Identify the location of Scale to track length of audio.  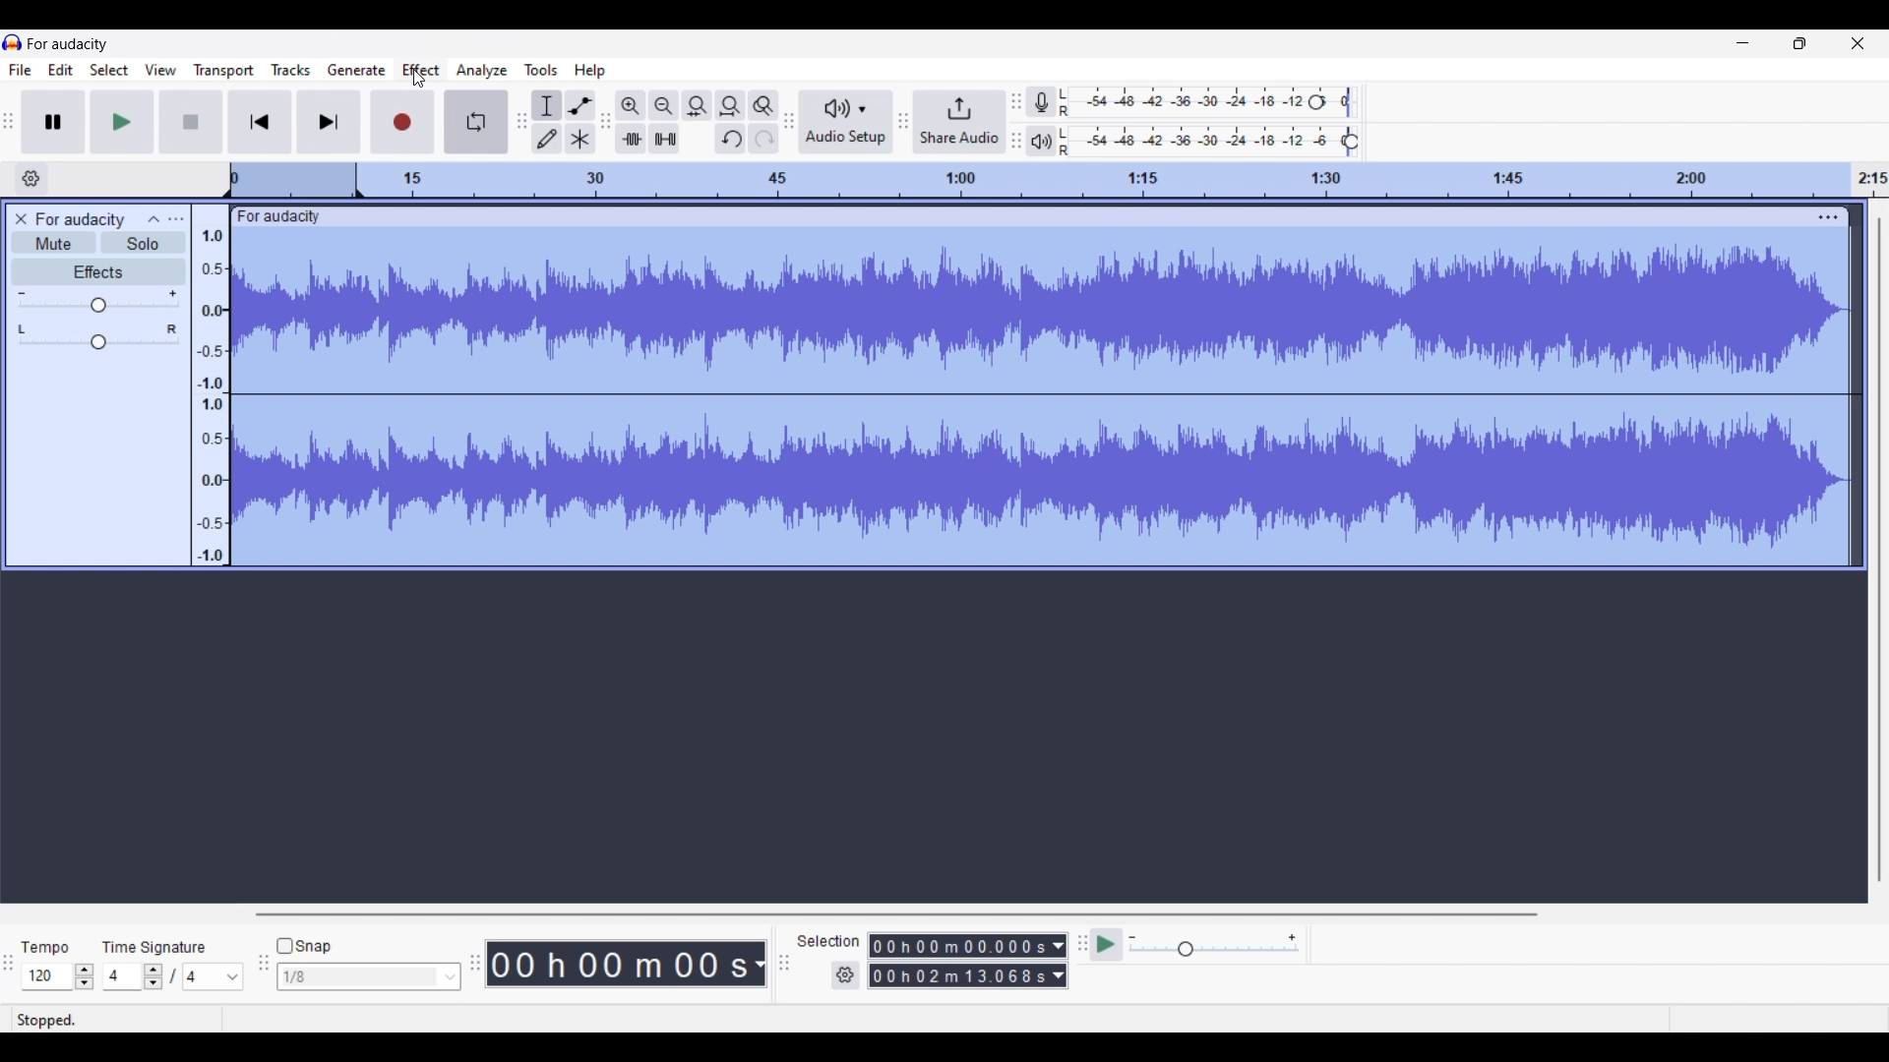
(1128, 180).